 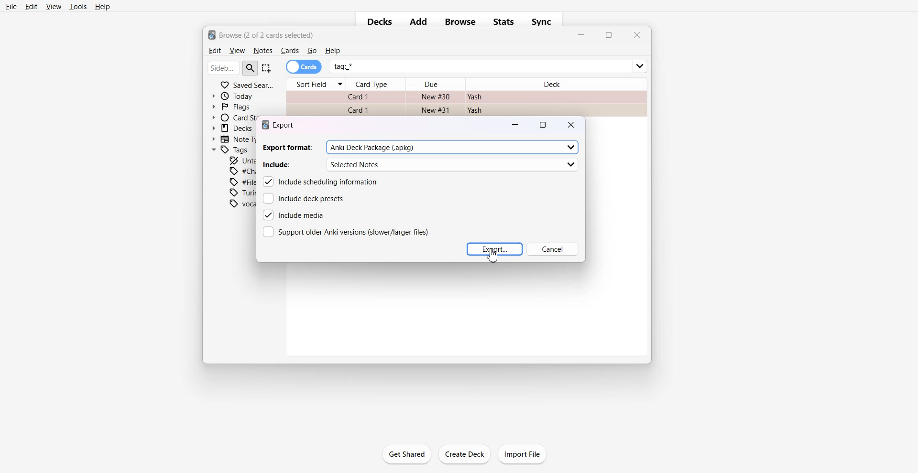 What do you see at coordinates (11, 6) in the screenshot?
I see `File` at bounding box center [11, 6].